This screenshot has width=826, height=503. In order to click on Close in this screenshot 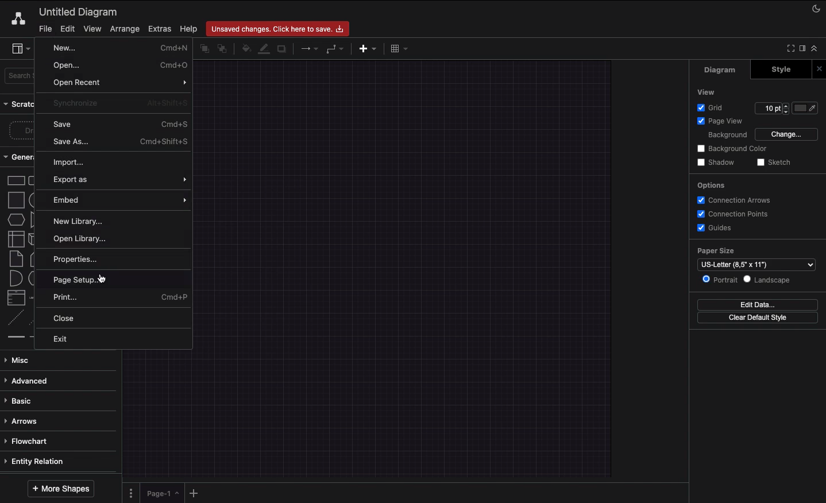, I will do `click(821, 68)`.